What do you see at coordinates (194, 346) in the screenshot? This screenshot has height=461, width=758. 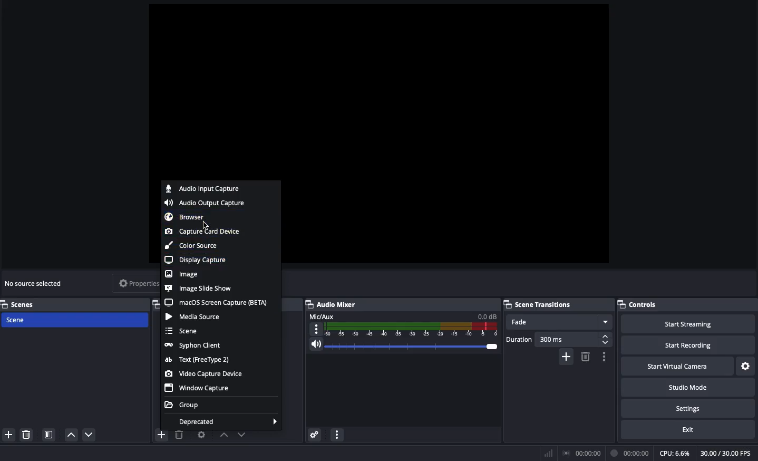 I see `Syphon` at bounding box center [194, 346].